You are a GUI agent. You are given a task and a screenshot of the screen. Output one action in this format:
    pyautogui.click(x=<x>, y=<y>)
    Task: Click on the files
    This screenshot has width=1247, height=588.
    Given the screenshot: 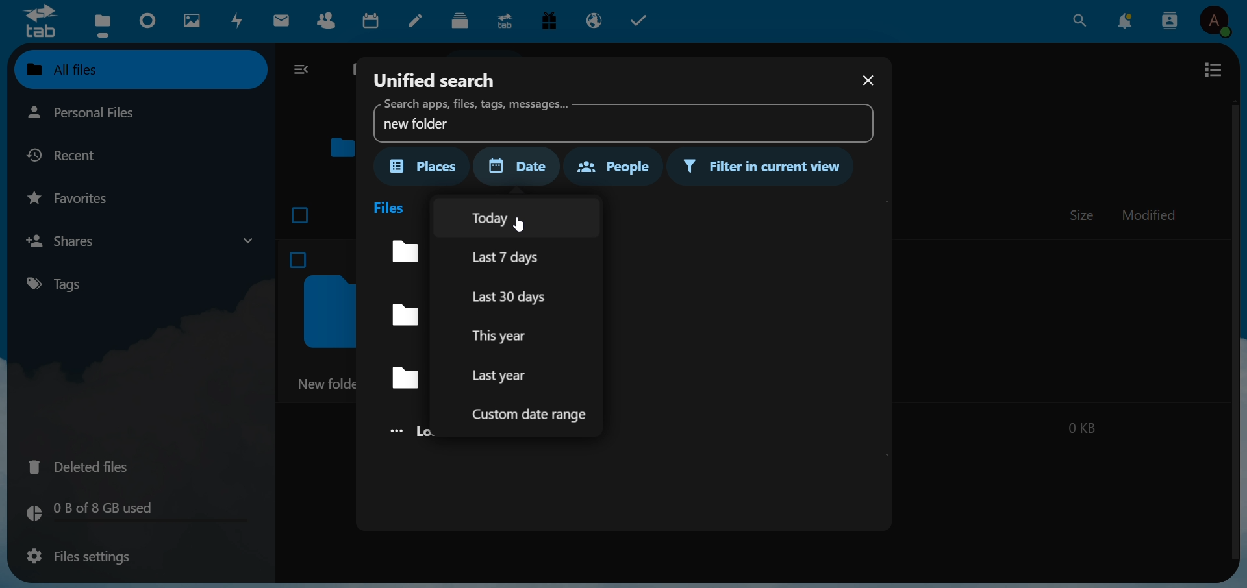 What is the action you would take?
    pyautogui.click(x=391, y=206)
    